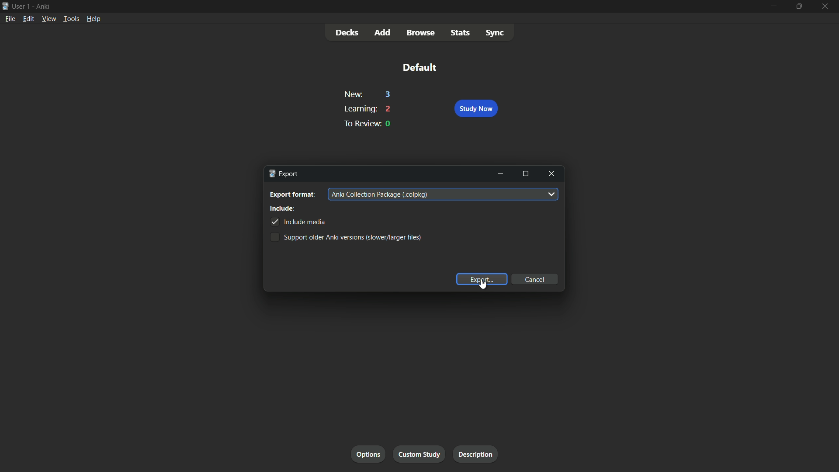  Describe the element at coordinates (799, 6) in the screenshot. I see `maximize` at that location.